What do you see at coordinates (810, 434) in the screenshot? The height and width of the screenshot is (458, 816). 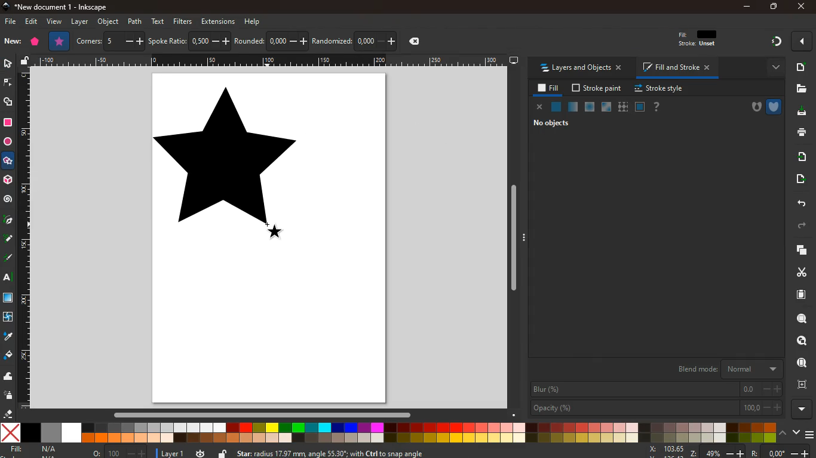 I see `menu` at bounding box center [810, 434].